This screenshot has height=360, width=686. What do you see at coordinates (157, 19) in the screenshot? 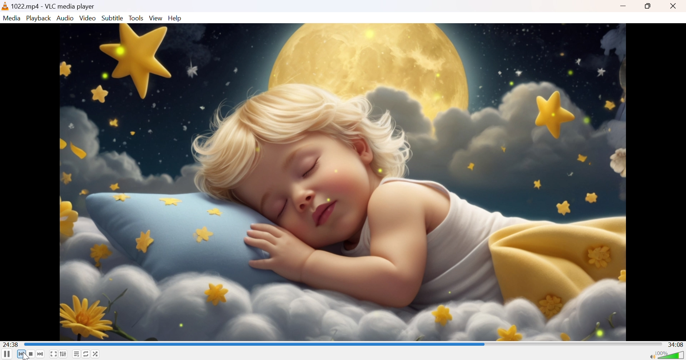
I see `View` at bounding box center [157, 19].